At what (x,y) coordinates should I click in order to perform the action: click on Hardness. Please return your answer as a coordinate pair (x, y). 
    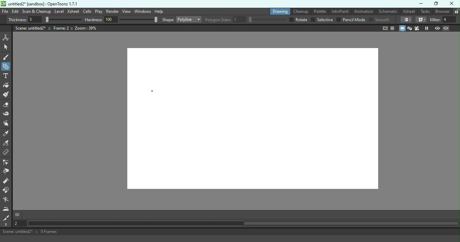
    Looking at the image, I should click on (122, 20).